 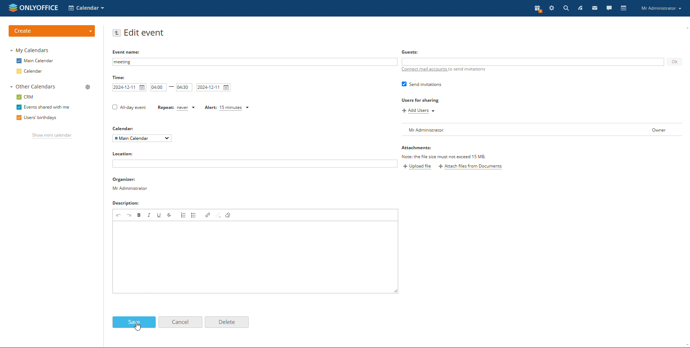 What do you see at coordinates (419, 148) in the screenshot?
I see `Attachments:` at bounding box center [419, 148].